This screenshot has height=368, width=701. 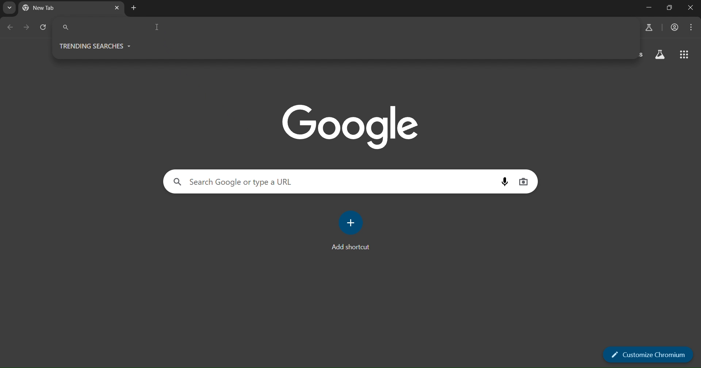 What do you see at coordinates (46, 9) in the screenshot?
I see `current tab` at bounding box center [46, 9].